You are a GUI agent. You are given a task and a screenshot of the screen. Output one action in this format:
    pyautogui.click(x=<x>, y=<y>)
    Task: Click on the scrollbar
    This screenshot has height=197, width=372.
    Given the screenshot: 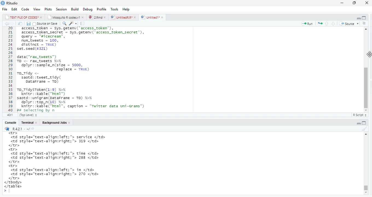 What is the action you would take?
    pyautogui.click(x=366, y=70)
    